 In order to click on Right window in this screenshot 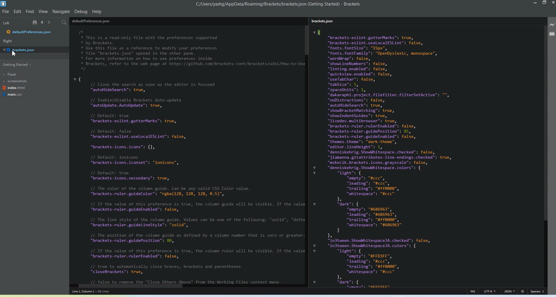, I will do `click(9, 42)`.